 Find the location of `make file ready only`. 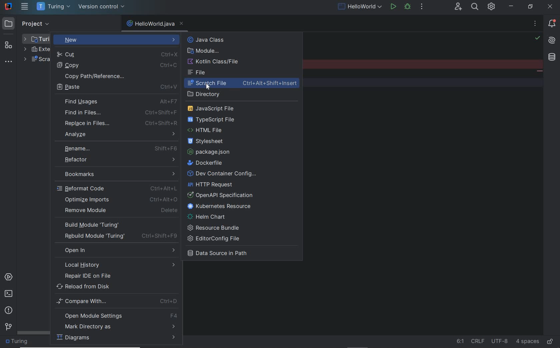

make file ready only is located at coordinates (550, 342).